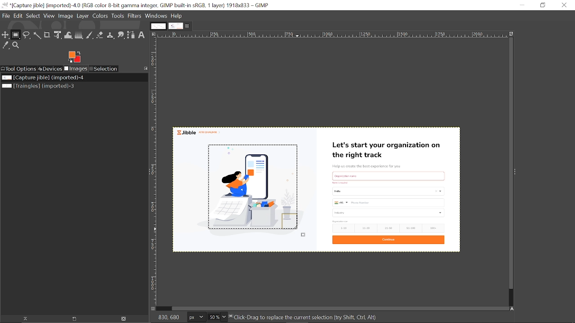  What do you see at coordinates (77, 69) in the screenshot?
I see `Images` at bounding box center [77, 69].